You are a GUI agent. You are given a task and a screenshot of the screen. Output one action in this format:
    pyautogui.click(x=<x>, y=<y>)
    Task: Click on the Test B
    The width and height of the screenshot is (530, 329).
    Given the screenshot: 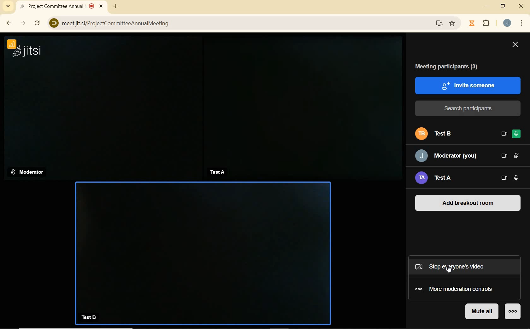 What is the action you would take?
    pyautogui.click(x=450, y=134)
    